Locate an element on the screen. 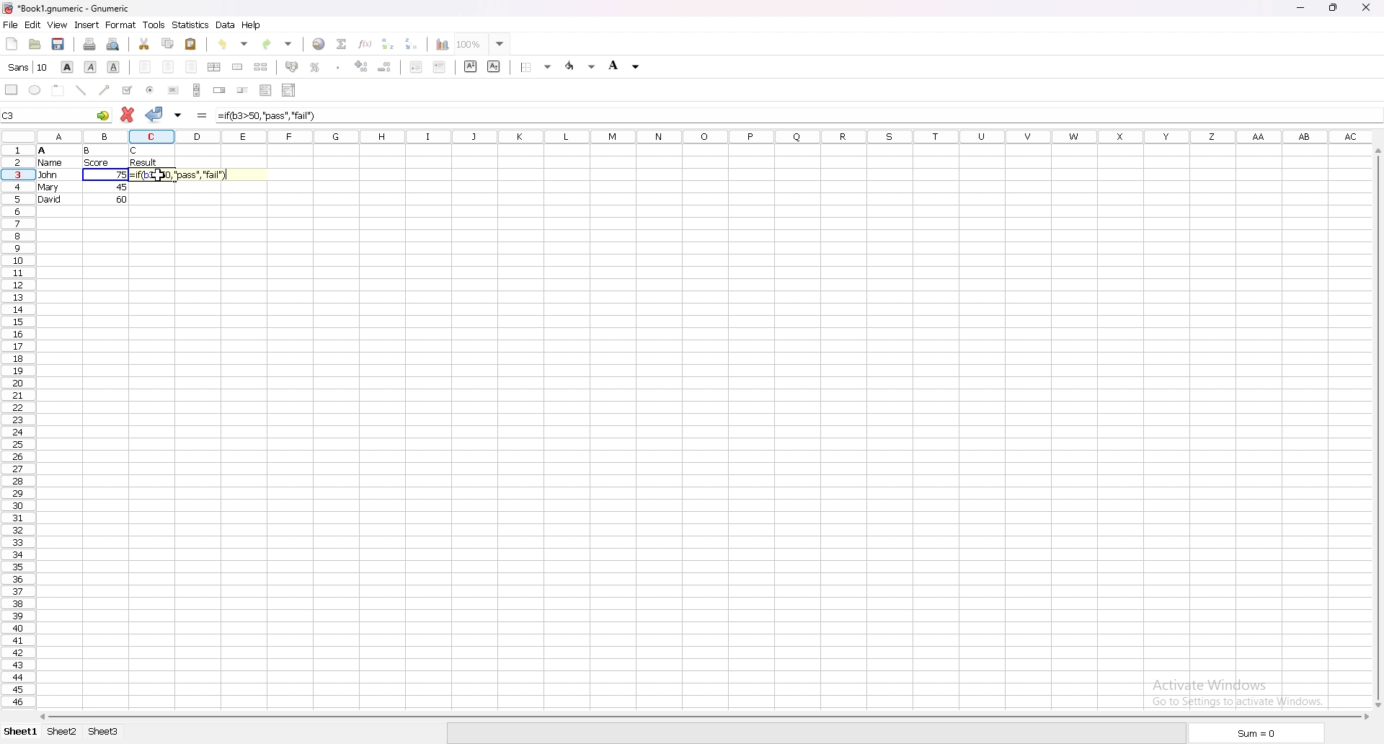 This screenshot has height=744, width=1384. percentage is located at coordinates (316, 68).